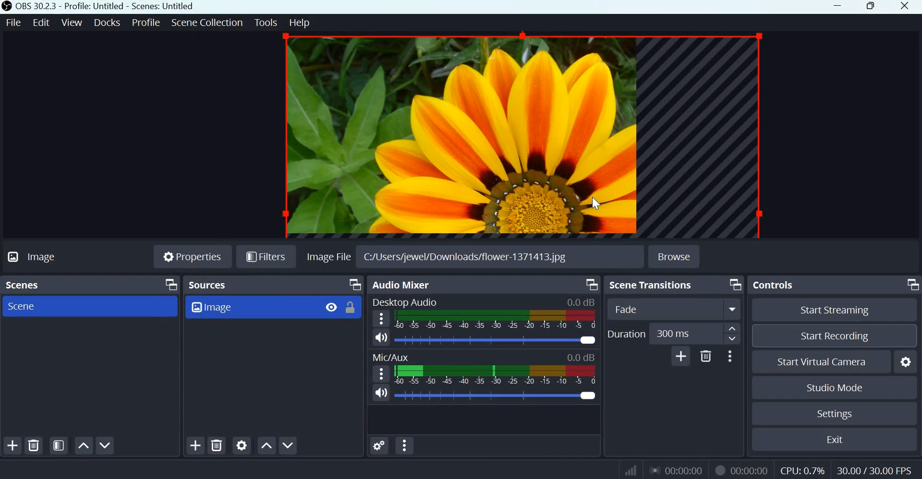 The width and height of the screenshot is (922, 479). What do you see at coordinates (497, 340) in the screenshot?
I see `Audio Slider` at bounding box center [497, 340].